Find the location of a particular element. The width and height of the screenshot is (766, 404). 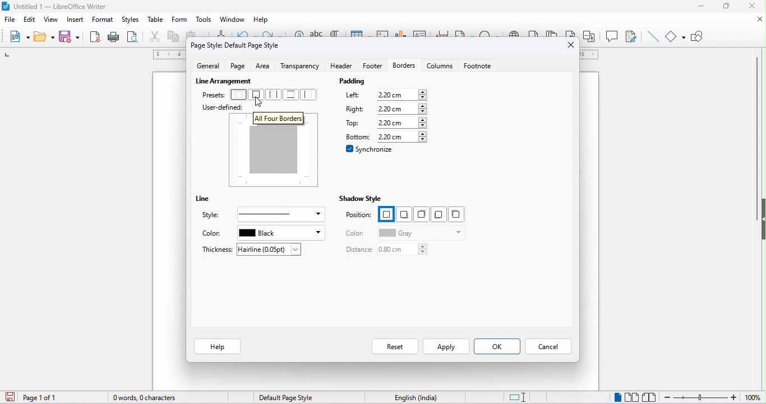

header is located at coordinates (340, 67).